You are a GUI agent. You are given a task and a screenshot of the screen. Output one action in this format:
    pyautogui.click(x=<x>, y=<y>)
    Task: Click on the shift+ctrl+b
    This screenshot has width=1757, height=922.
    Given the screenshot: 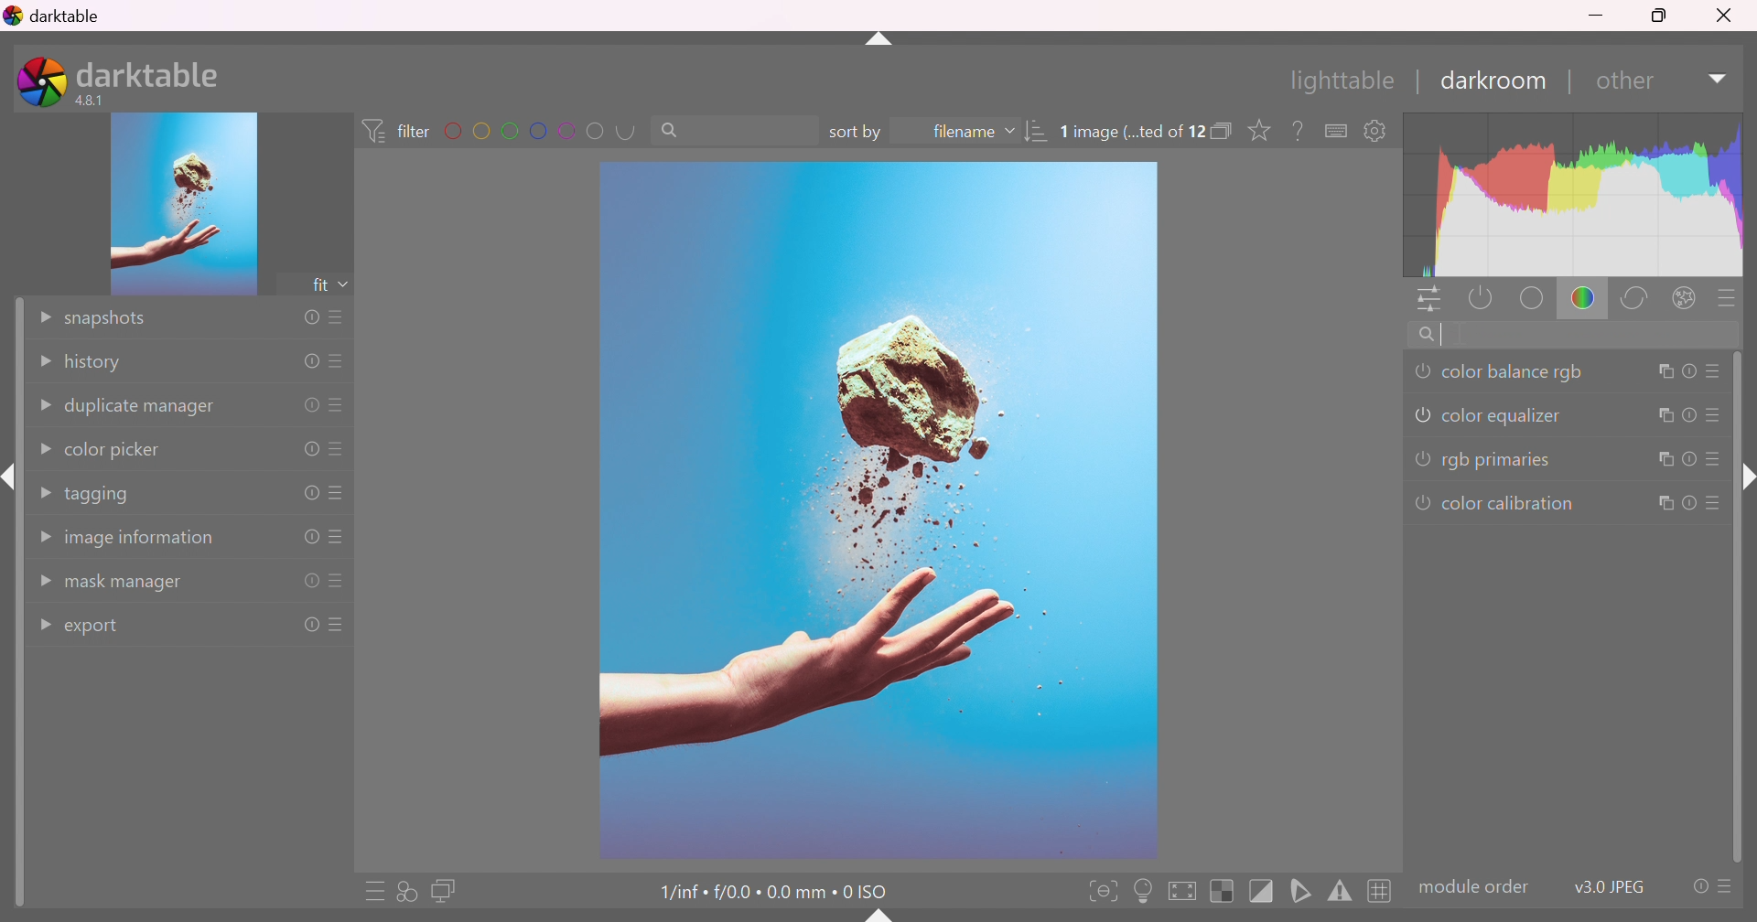 What is the action you would take?
    pyautogui.click(x=878, y=916)
    